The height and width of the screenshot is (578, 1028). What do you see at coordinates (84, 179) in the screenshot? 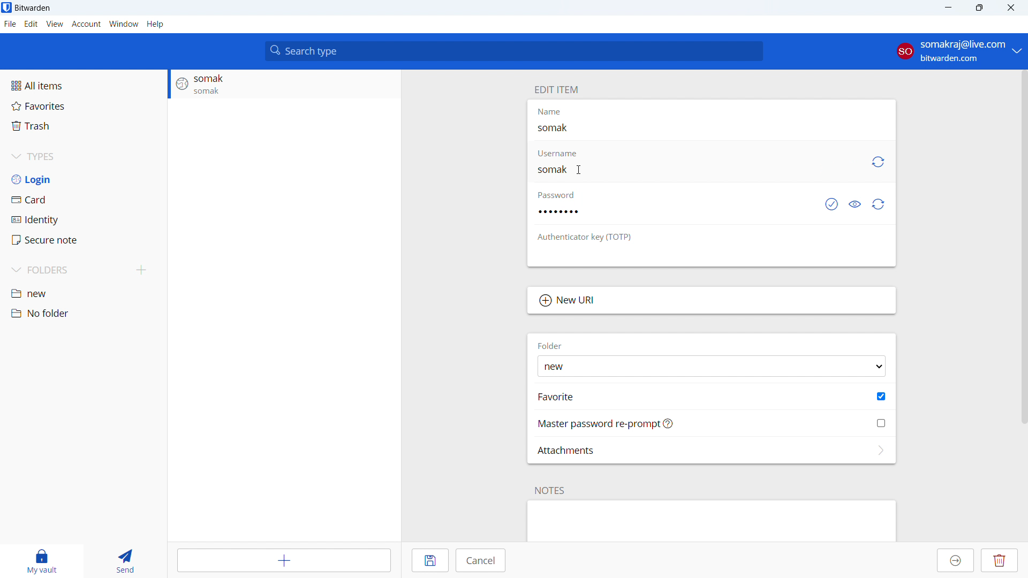
I see `login` at bounding box center [84, 179].